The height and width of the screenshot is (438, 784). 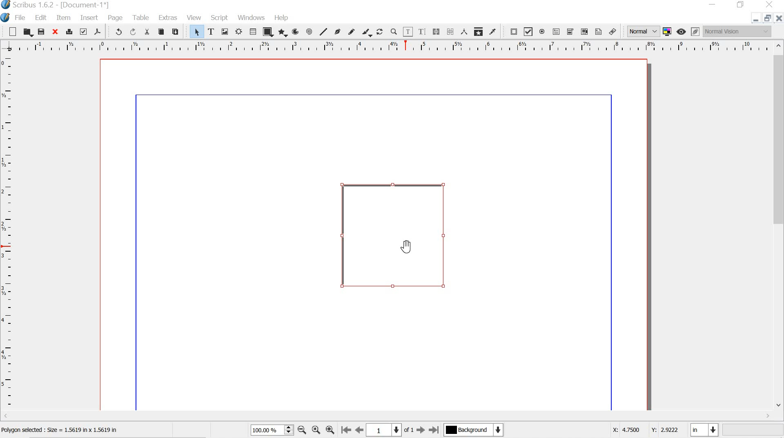 I want to click on new, so click(x=10, y=31).